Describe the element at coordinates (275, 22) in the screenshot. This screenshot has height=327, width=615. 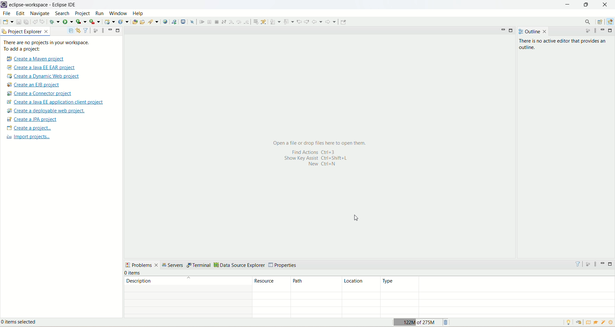
I see `next annotation` at that location.